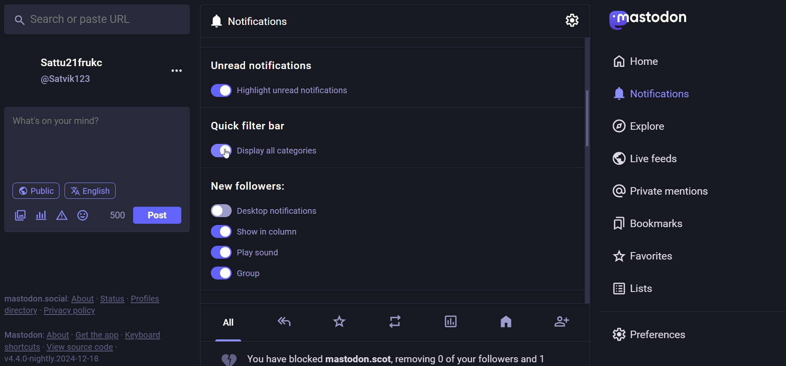 The height and width of the screenshot is (366, 786). Describe the element at coordinates (634, 287) in the screenshot. I see `list` at that location.